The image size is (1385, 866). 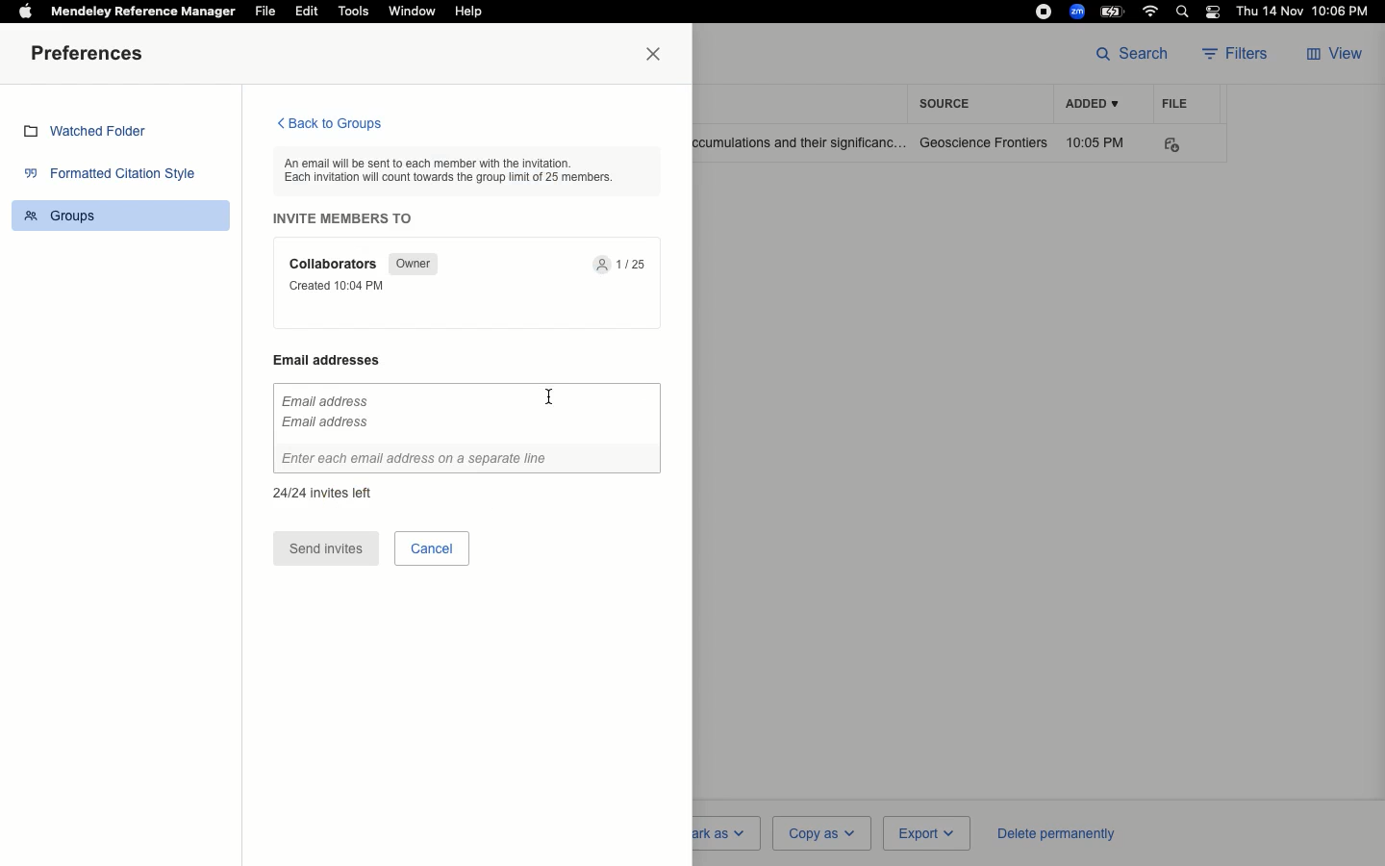 I want to click on View , so click(x=1337, y=55).